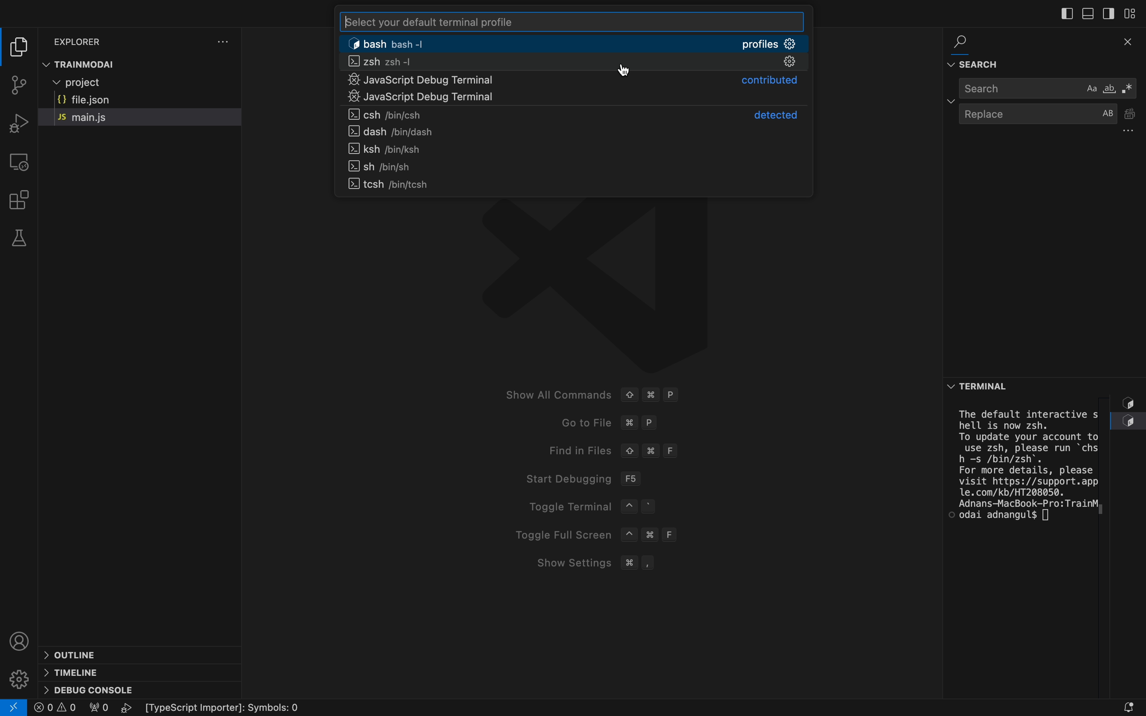 Image resolution: width=1146 pixels, height=716 pixels. I want to click on , so click(571, 81).